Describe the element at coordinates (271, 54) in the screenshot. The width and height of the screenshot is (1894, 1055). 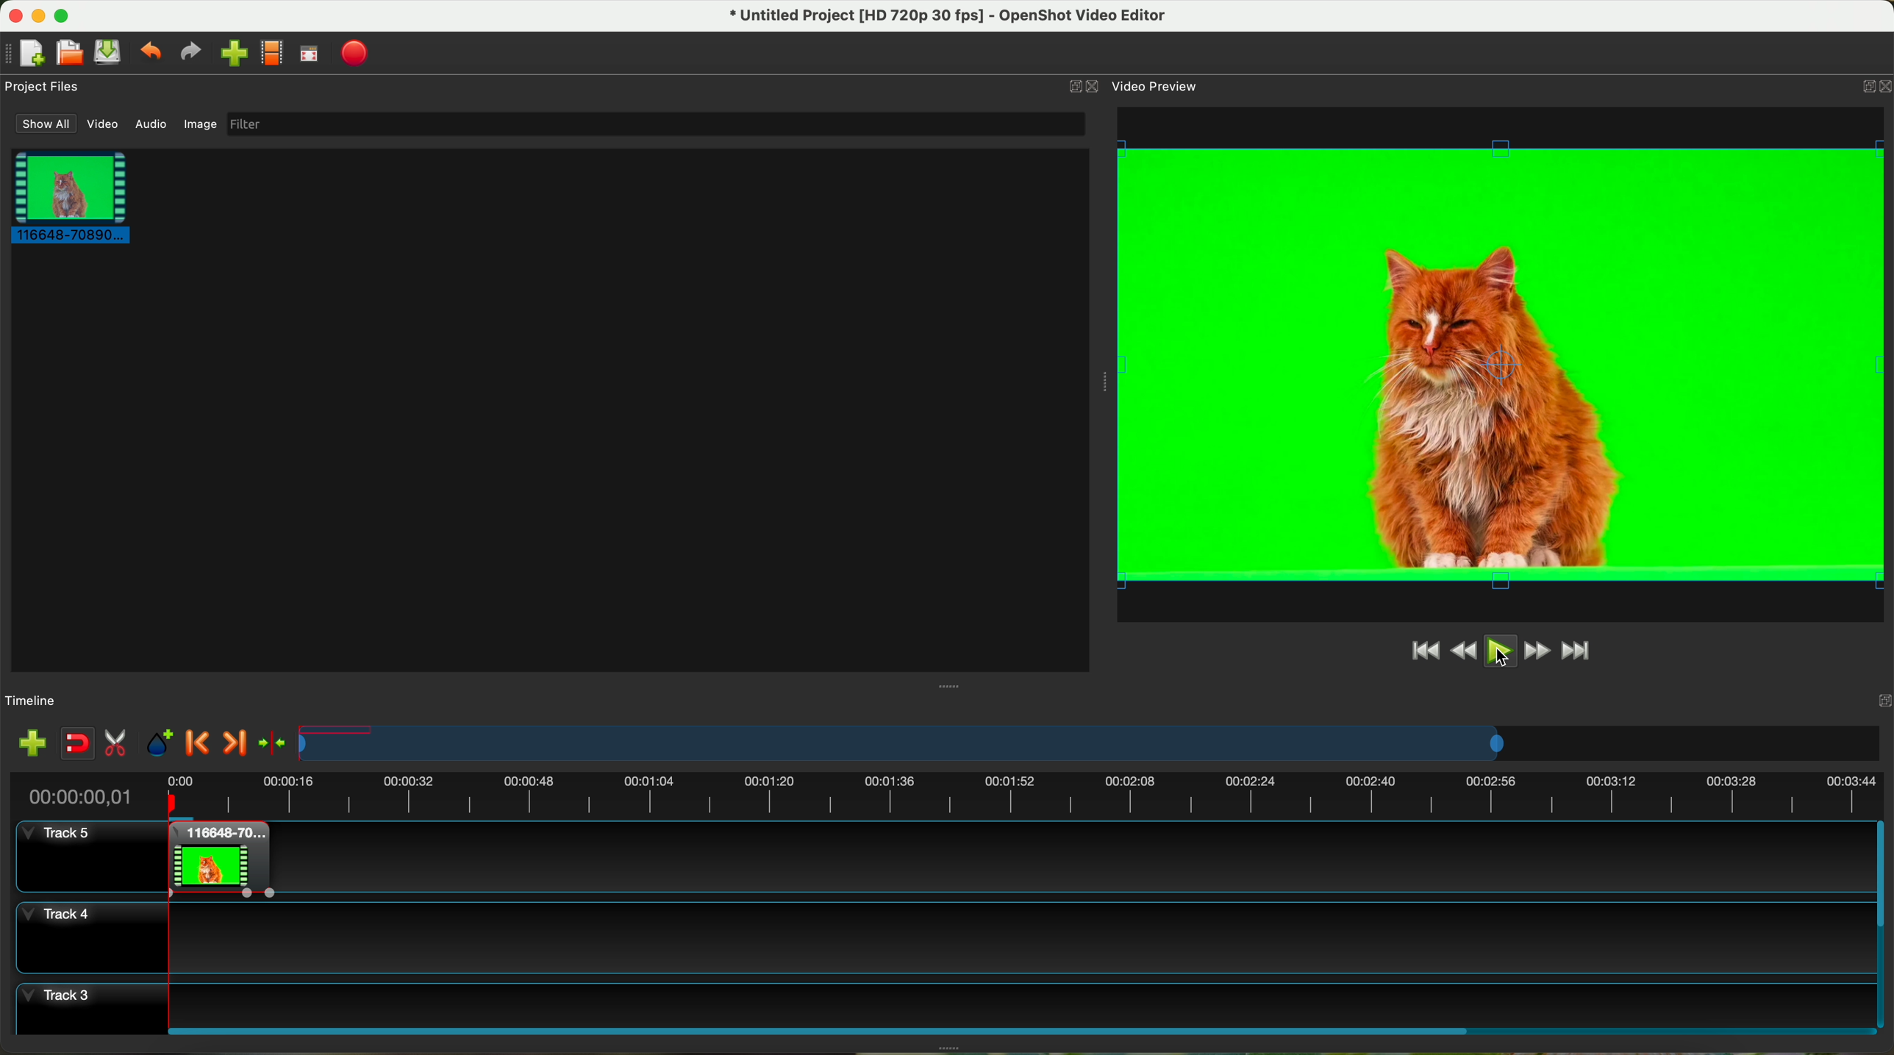
I see `choose profile` at that location.